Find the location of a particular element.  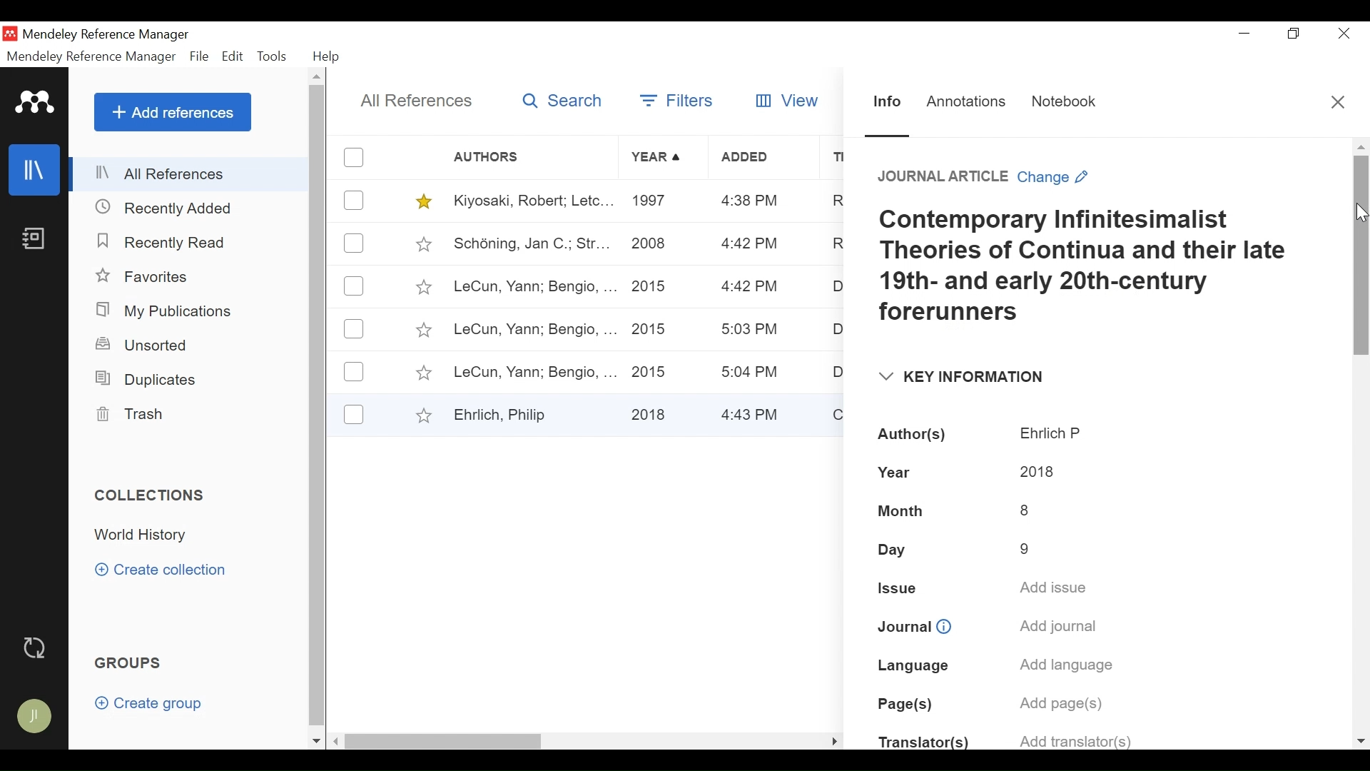

Translator(s) is located at coordinates (923, 745).